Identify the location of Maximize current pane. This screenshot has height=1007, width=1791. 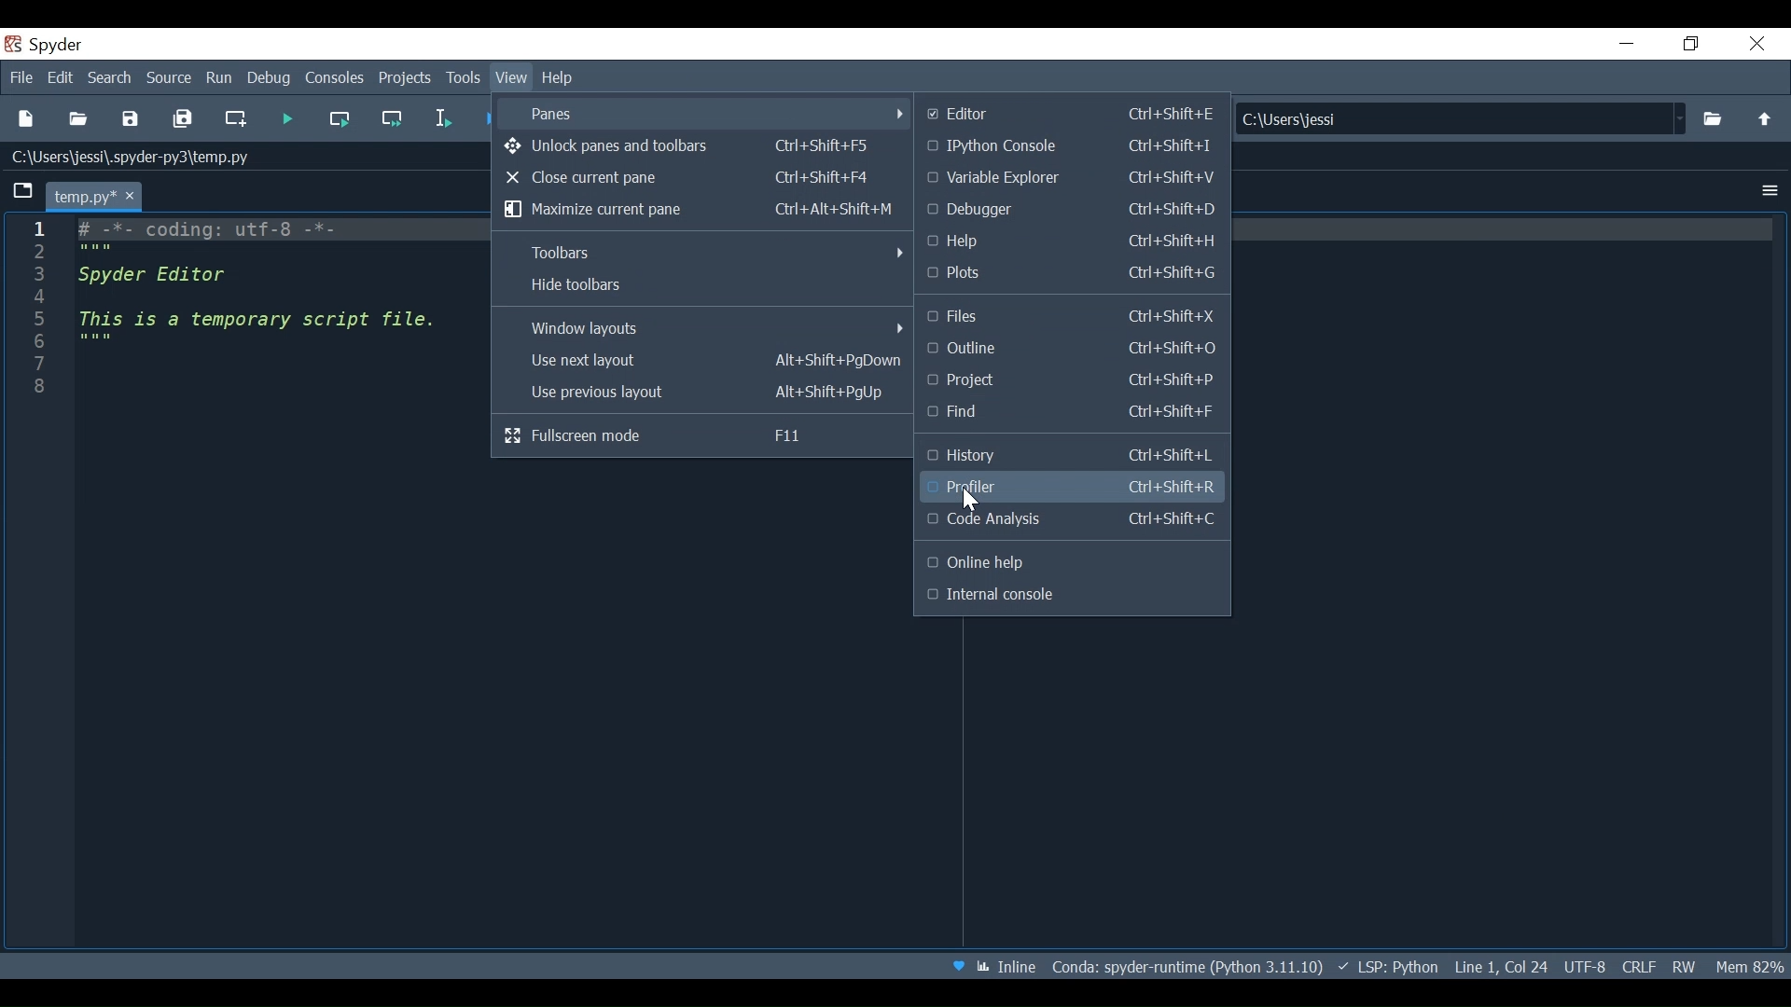
(701, 209).